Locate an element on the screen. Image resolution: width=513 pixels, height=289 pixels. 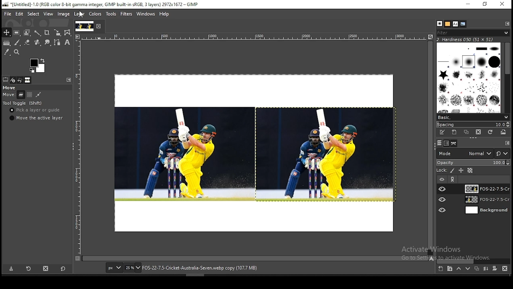
close is located at coordinates (99, 26).